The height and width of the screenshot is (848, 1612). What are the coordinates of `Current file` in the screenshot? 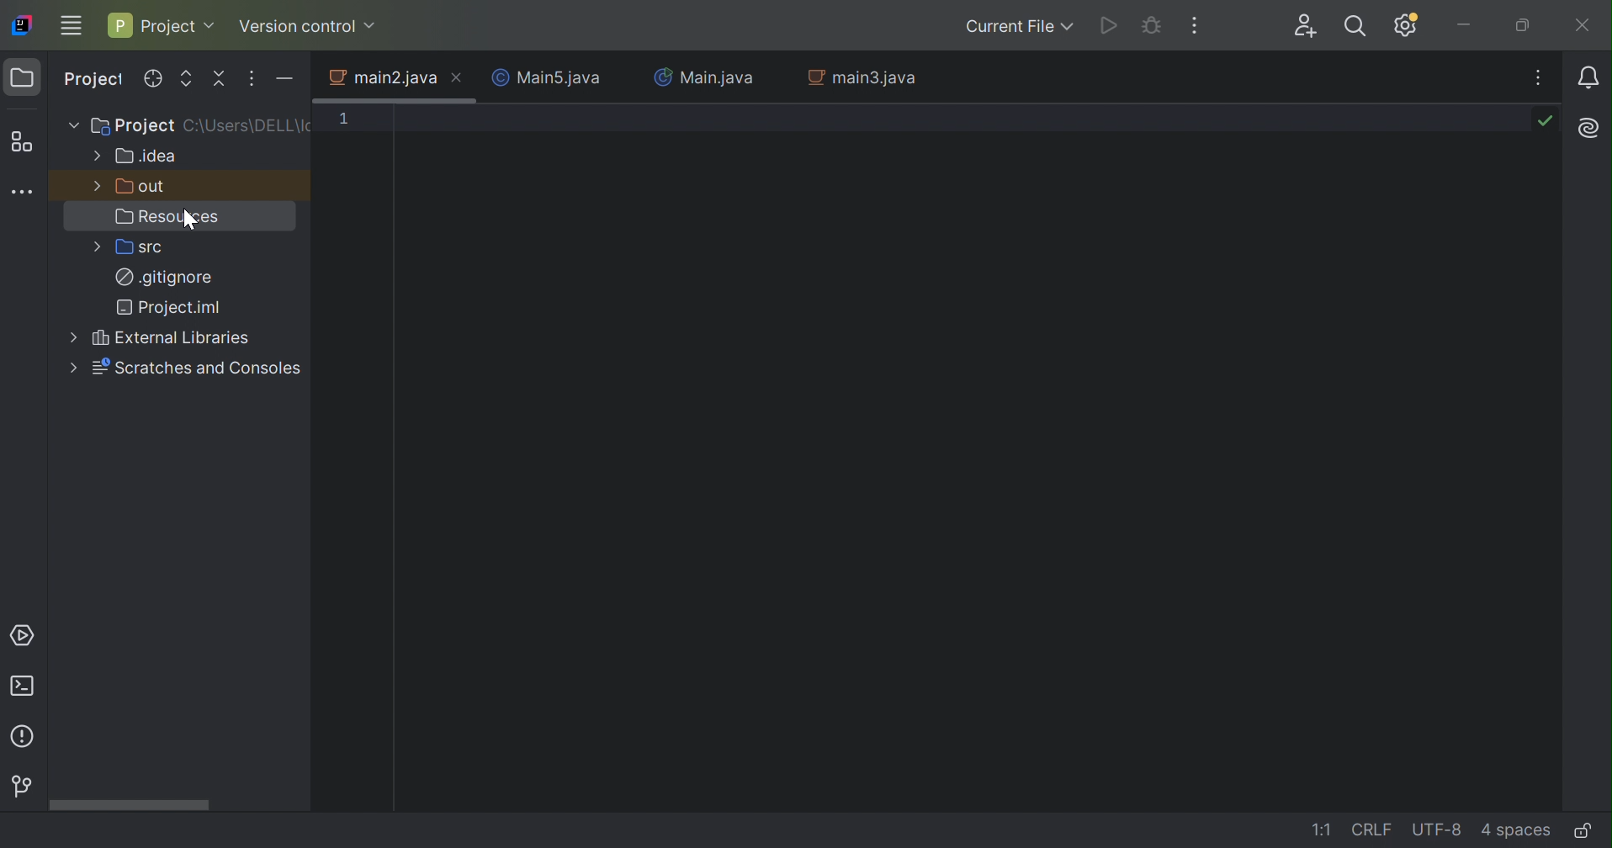 It's located at (1016, 27).